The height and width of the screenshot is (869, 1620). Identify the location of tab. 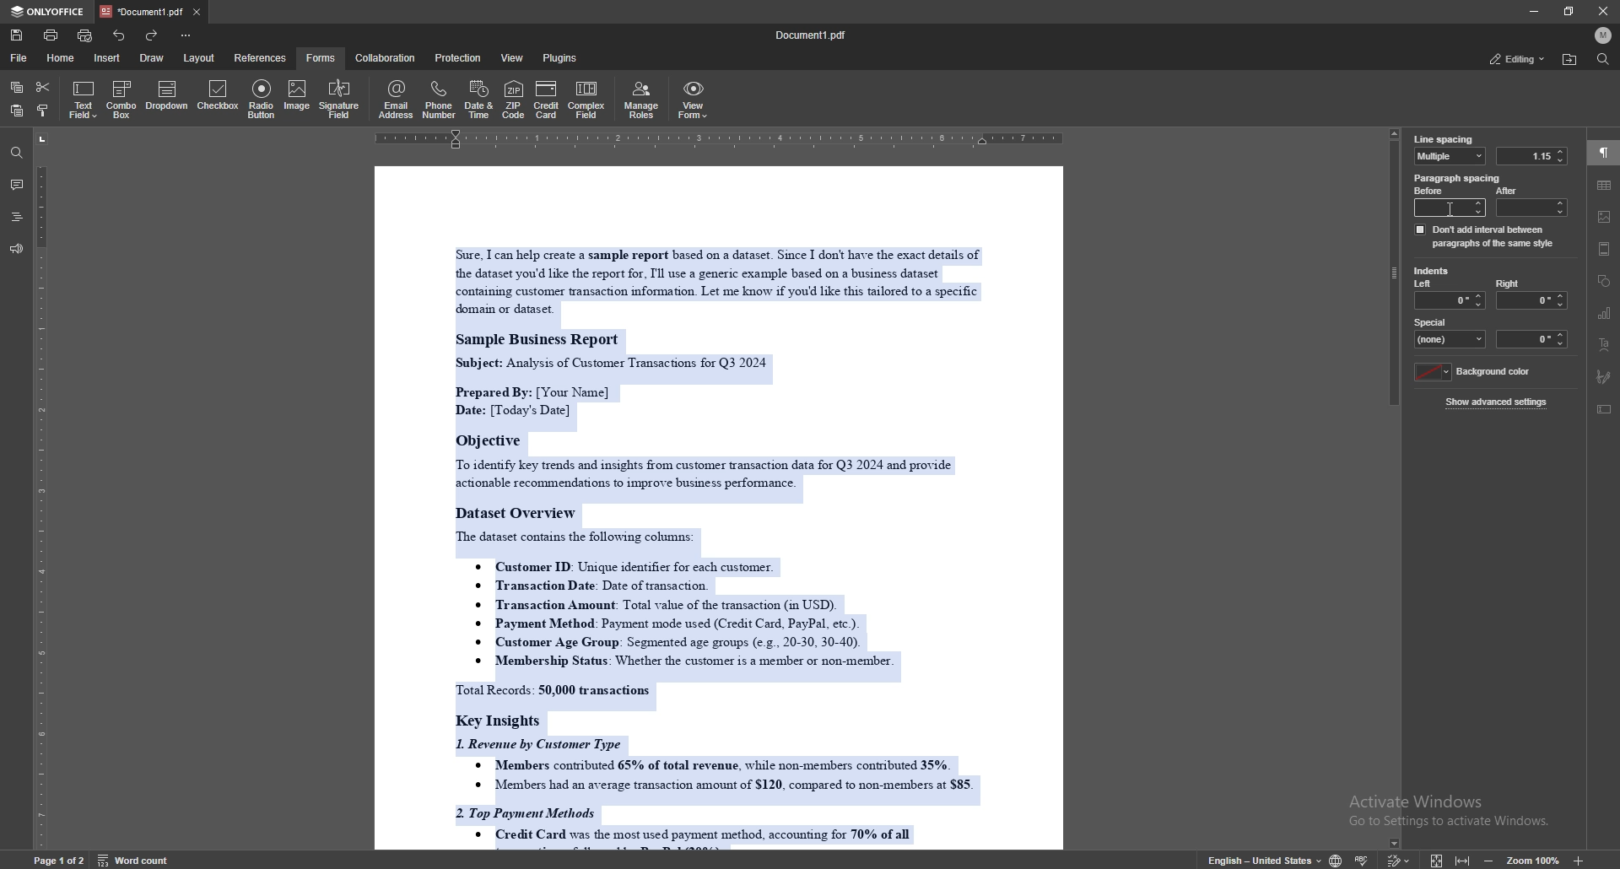
(143, 11).